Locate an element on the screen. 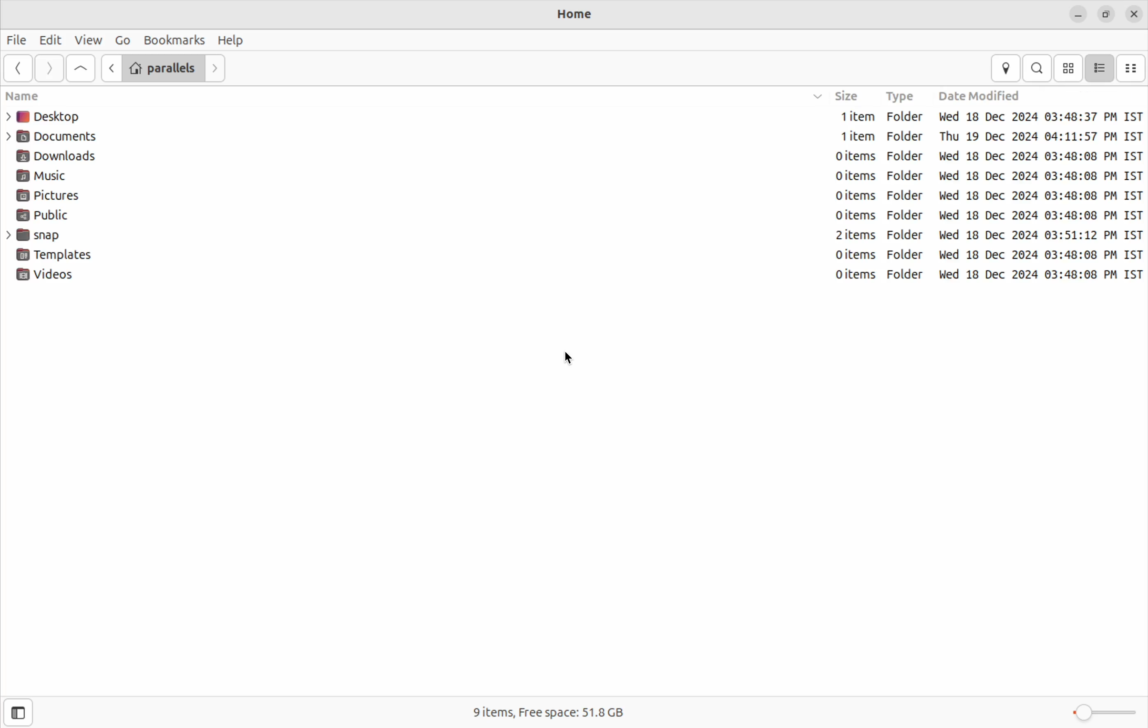  0 items is located at coordinates (853, 216).